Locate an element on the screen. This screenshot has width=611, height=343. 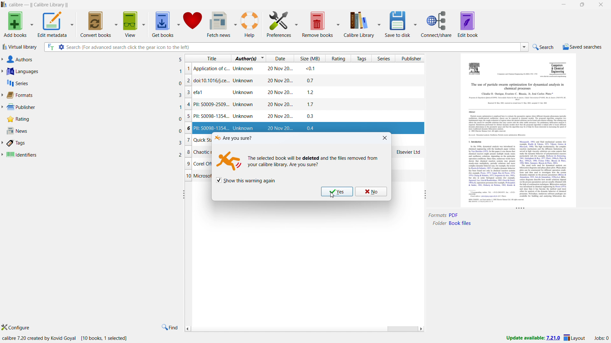
minimize is located at coordinates (564, 4).